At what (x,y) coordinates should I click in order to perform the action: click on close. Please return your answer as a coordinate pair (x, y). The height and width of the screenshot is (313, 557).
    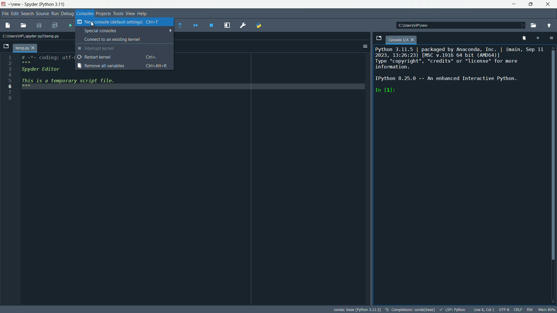
    Looking at the image, I should click on (34, 48).